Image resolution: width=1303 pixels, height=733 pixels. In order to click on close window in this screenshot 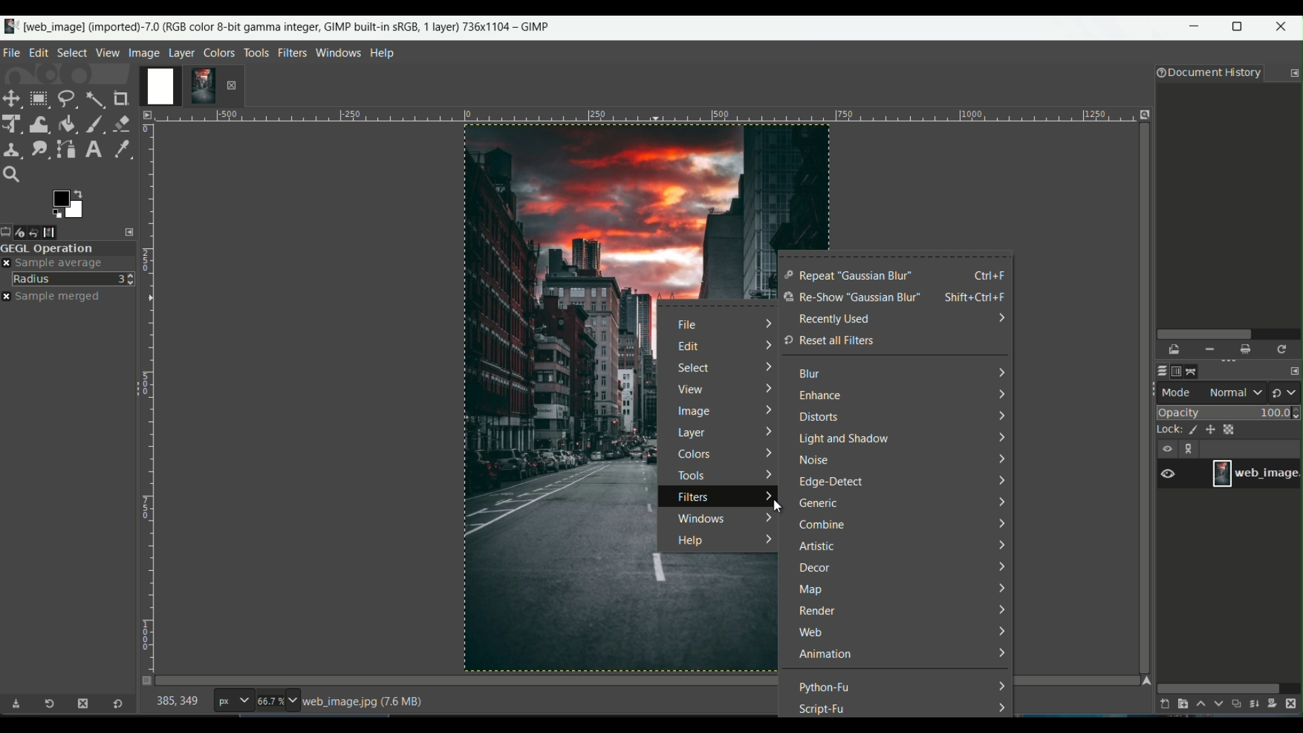, I will do `click(1284, 29)`.